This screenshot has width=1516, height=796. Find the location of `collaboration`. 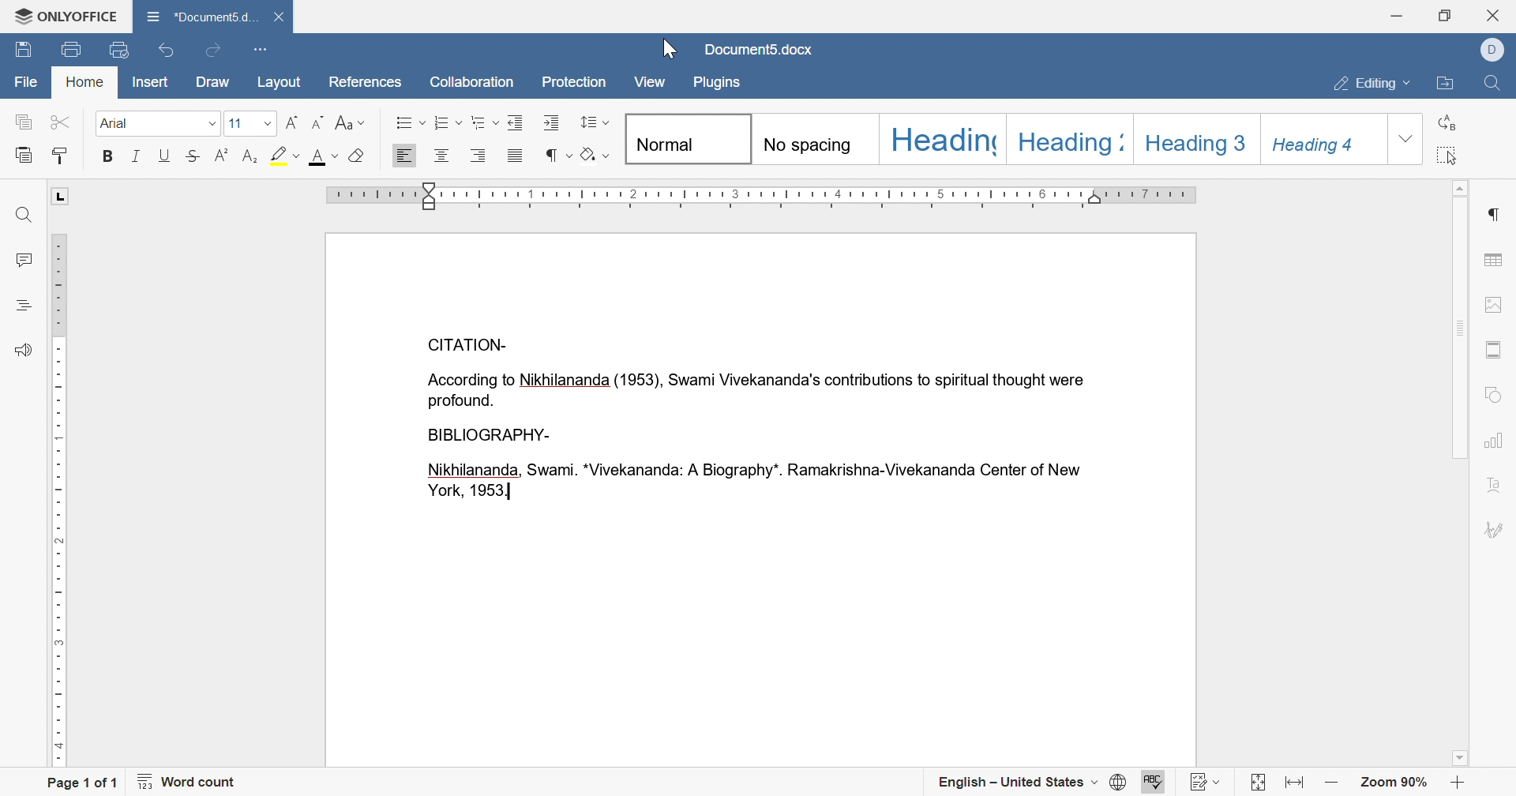

collaboration is located at coordinates (472, 83).